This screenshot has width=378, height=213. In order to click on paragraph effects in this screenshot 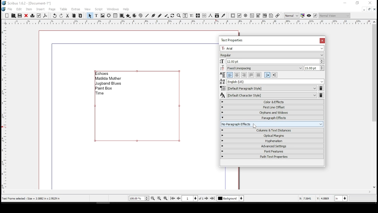, I will do `click(272, 118)`.